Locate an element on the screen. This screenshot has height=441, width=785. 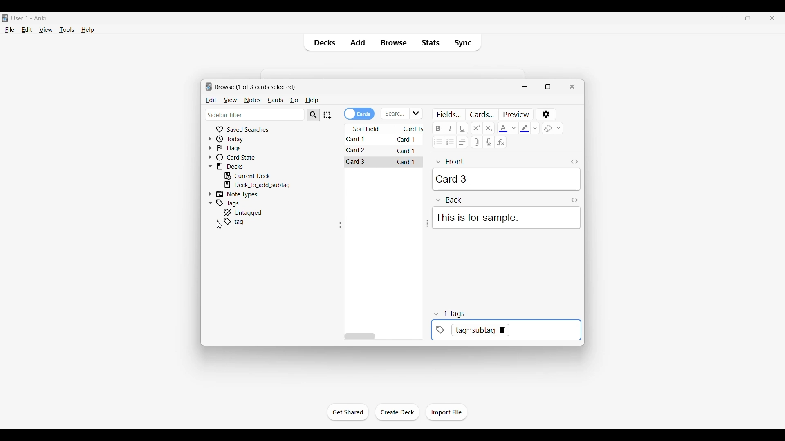
Close interface is located at coordinates (772, 18).